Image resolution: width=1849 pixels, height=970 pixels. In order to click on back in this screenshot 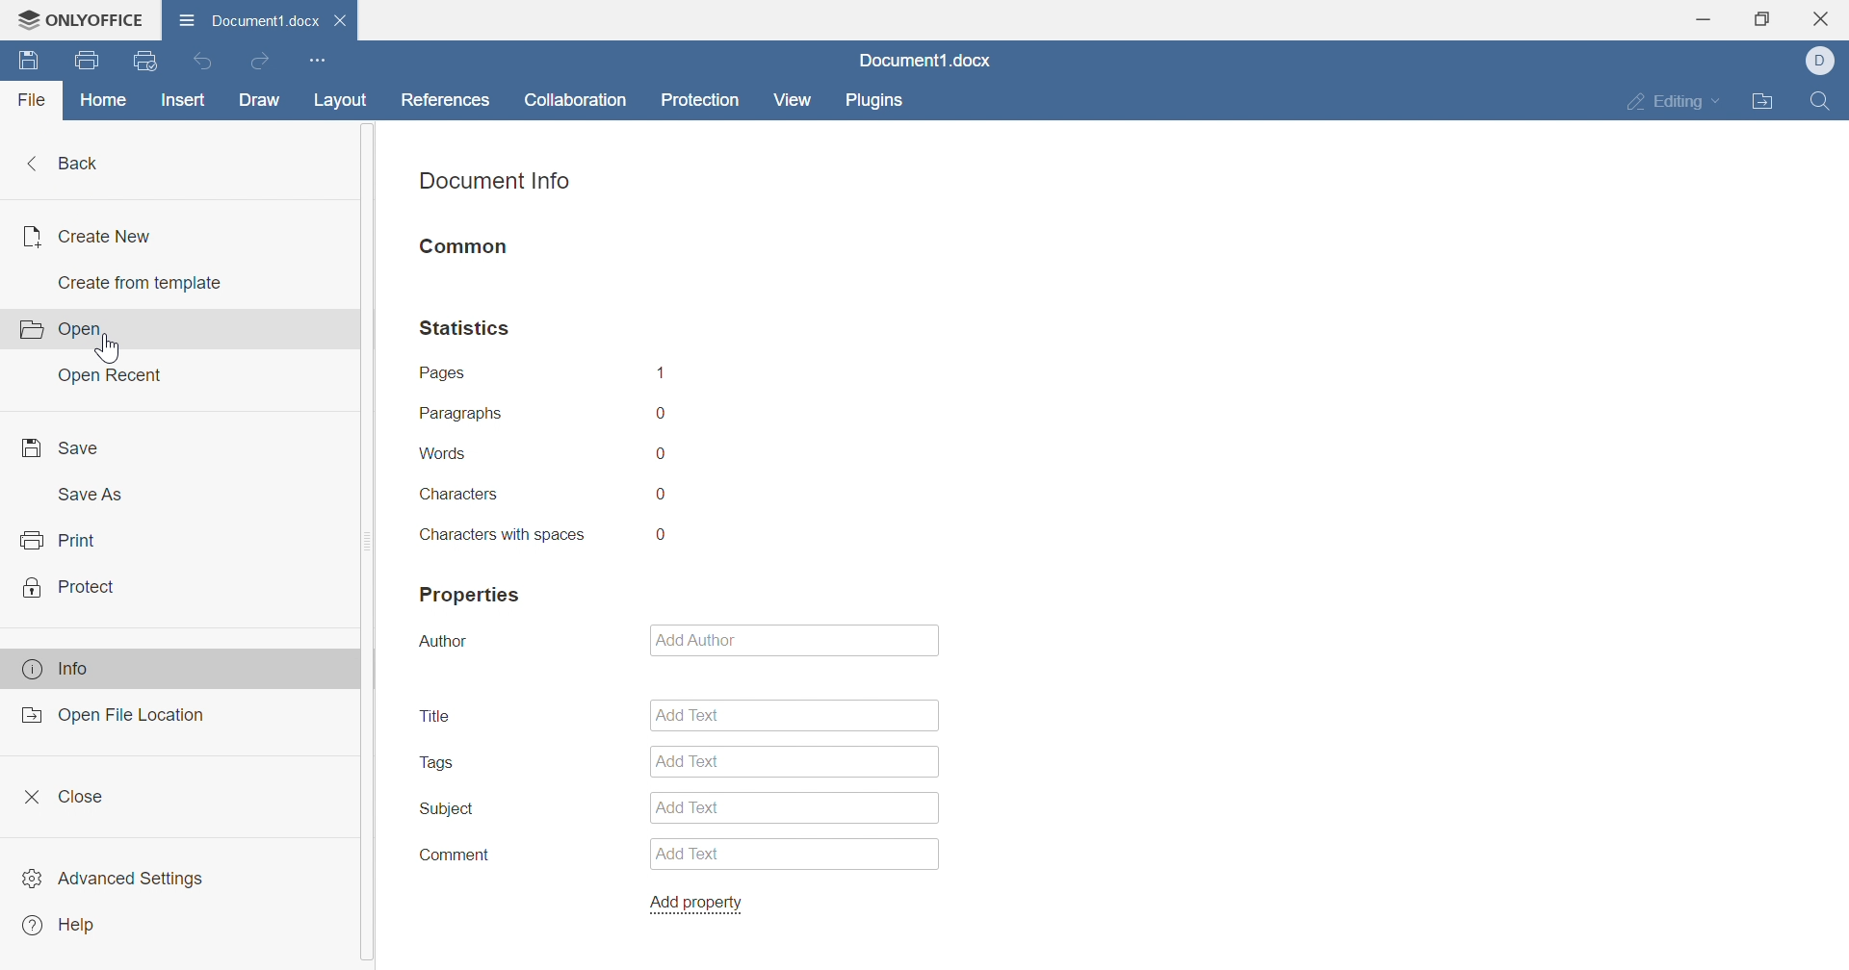, I will do `click(64, 166)`.